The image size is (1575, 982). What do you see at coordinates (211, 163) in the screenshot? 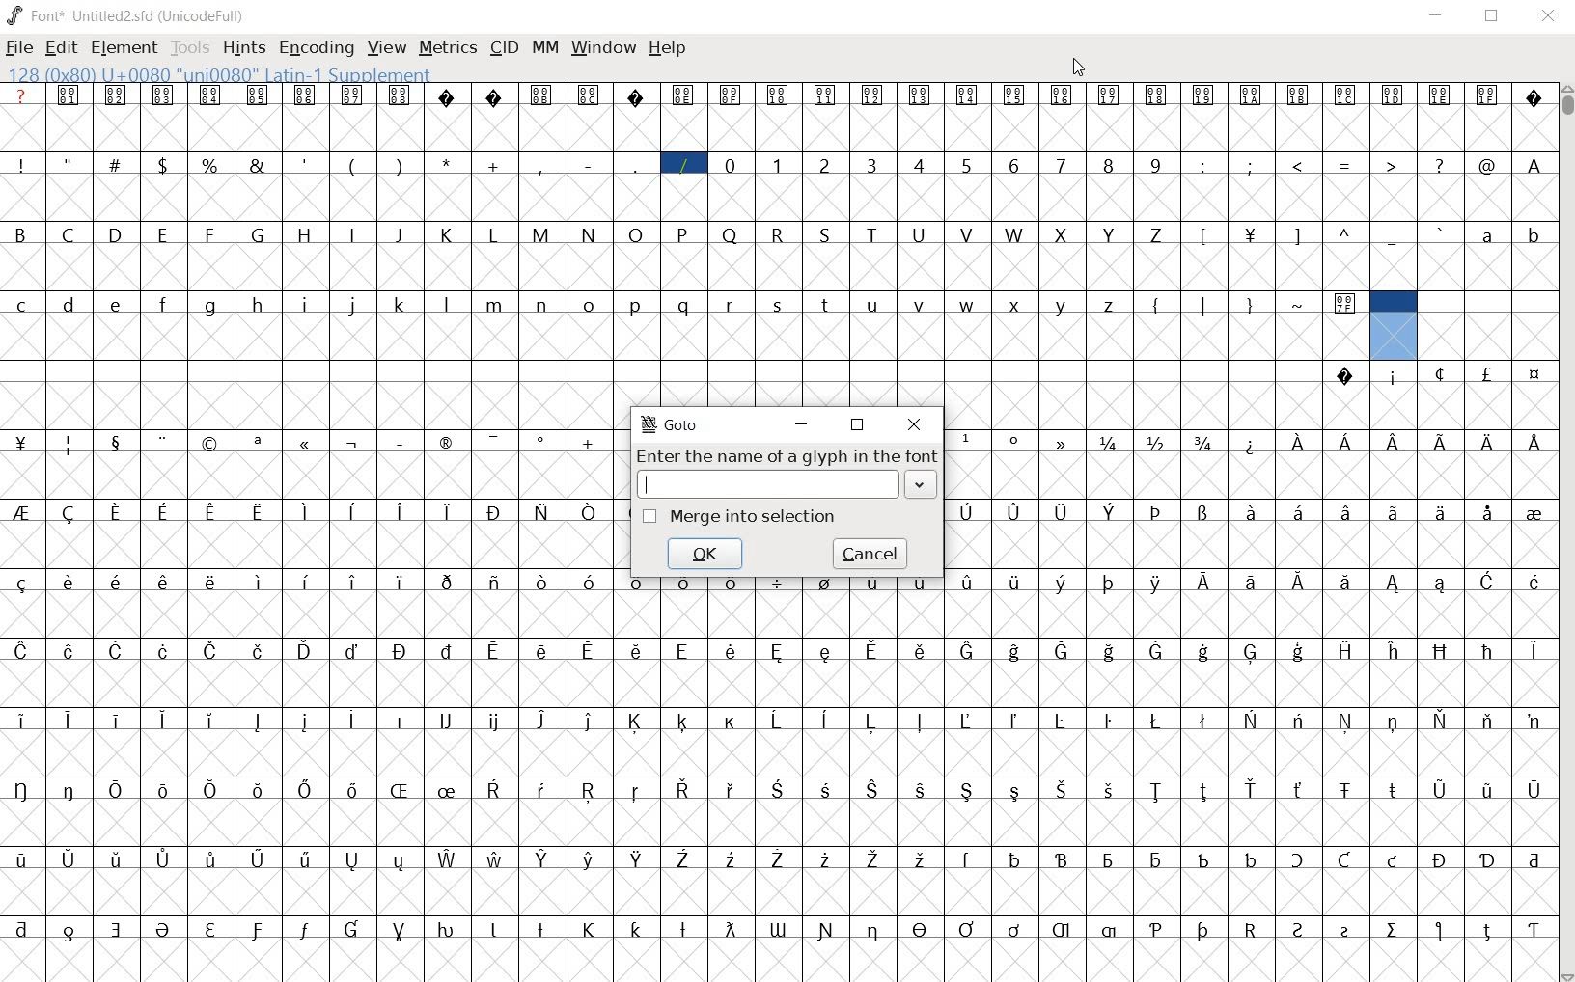
I see `%` at bounding box center [211, 163].